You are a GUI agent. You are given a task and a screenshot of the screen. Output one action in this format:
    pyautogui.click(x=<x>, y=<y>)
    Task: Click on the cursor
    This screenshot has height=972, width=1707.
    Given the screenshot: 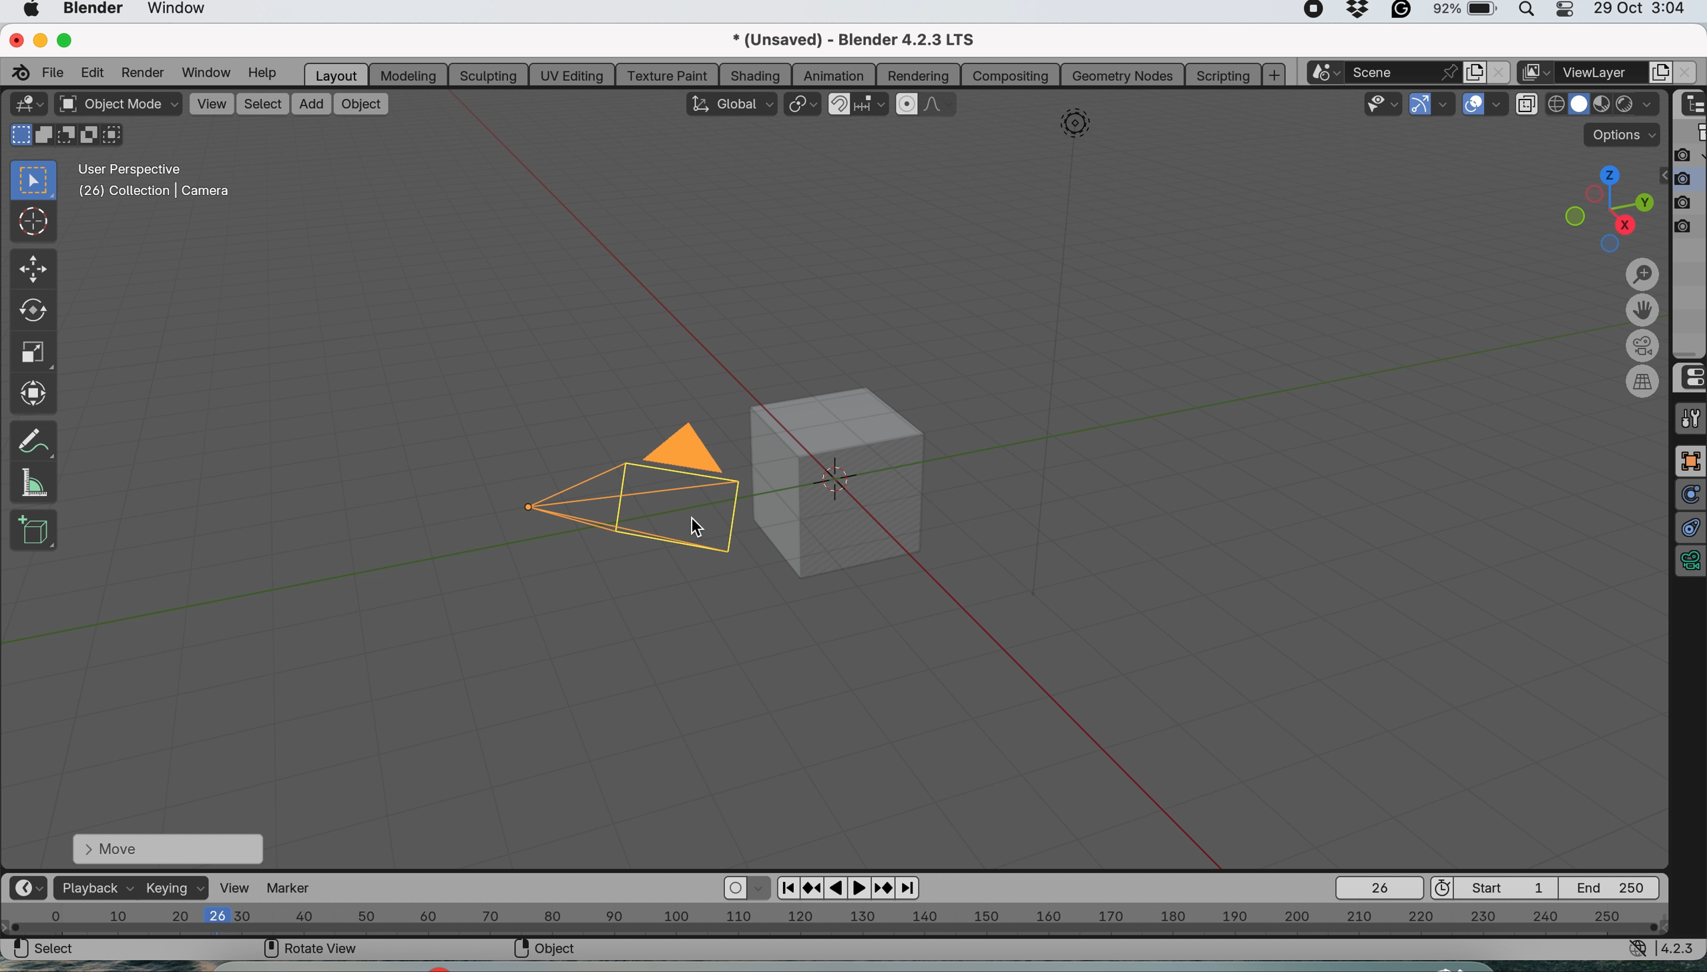 What is the action you would take?
    pyautogui.click(x=34, y=224)
    